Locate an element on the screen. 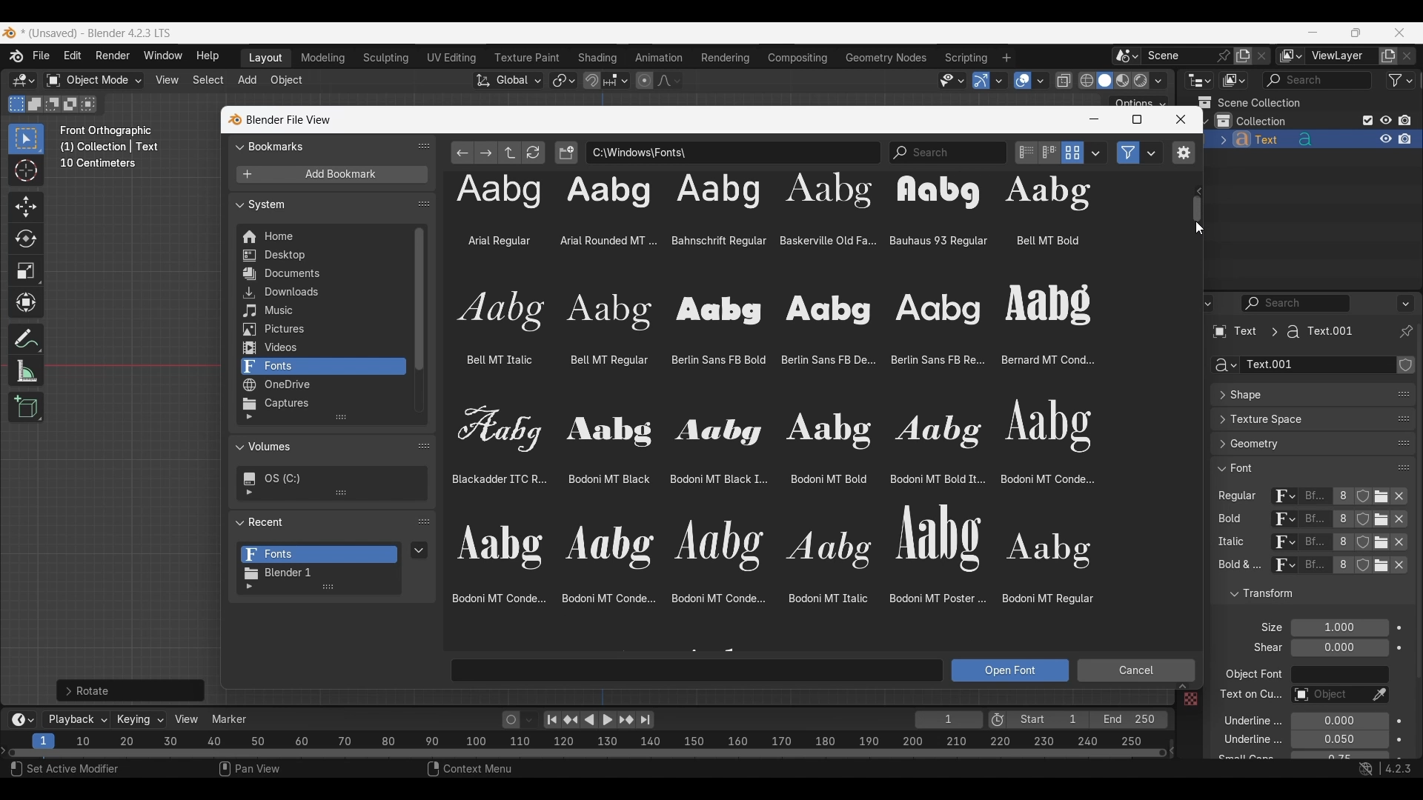  Change order in list is located at coordinates (424, 522).